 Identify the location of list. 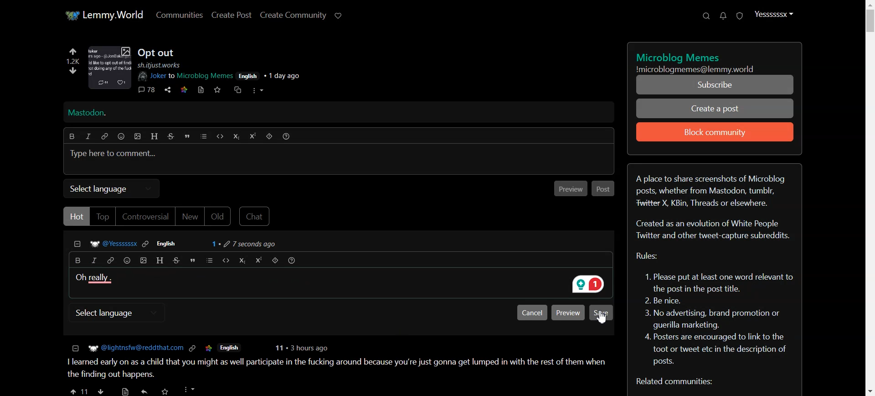
(204, 136).